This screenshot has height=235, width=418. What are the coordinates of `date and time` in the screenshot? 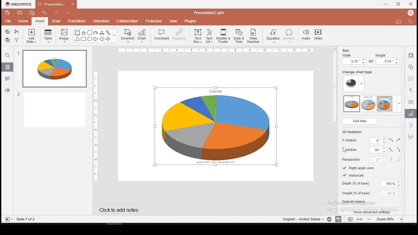 It's located at (238, 36).